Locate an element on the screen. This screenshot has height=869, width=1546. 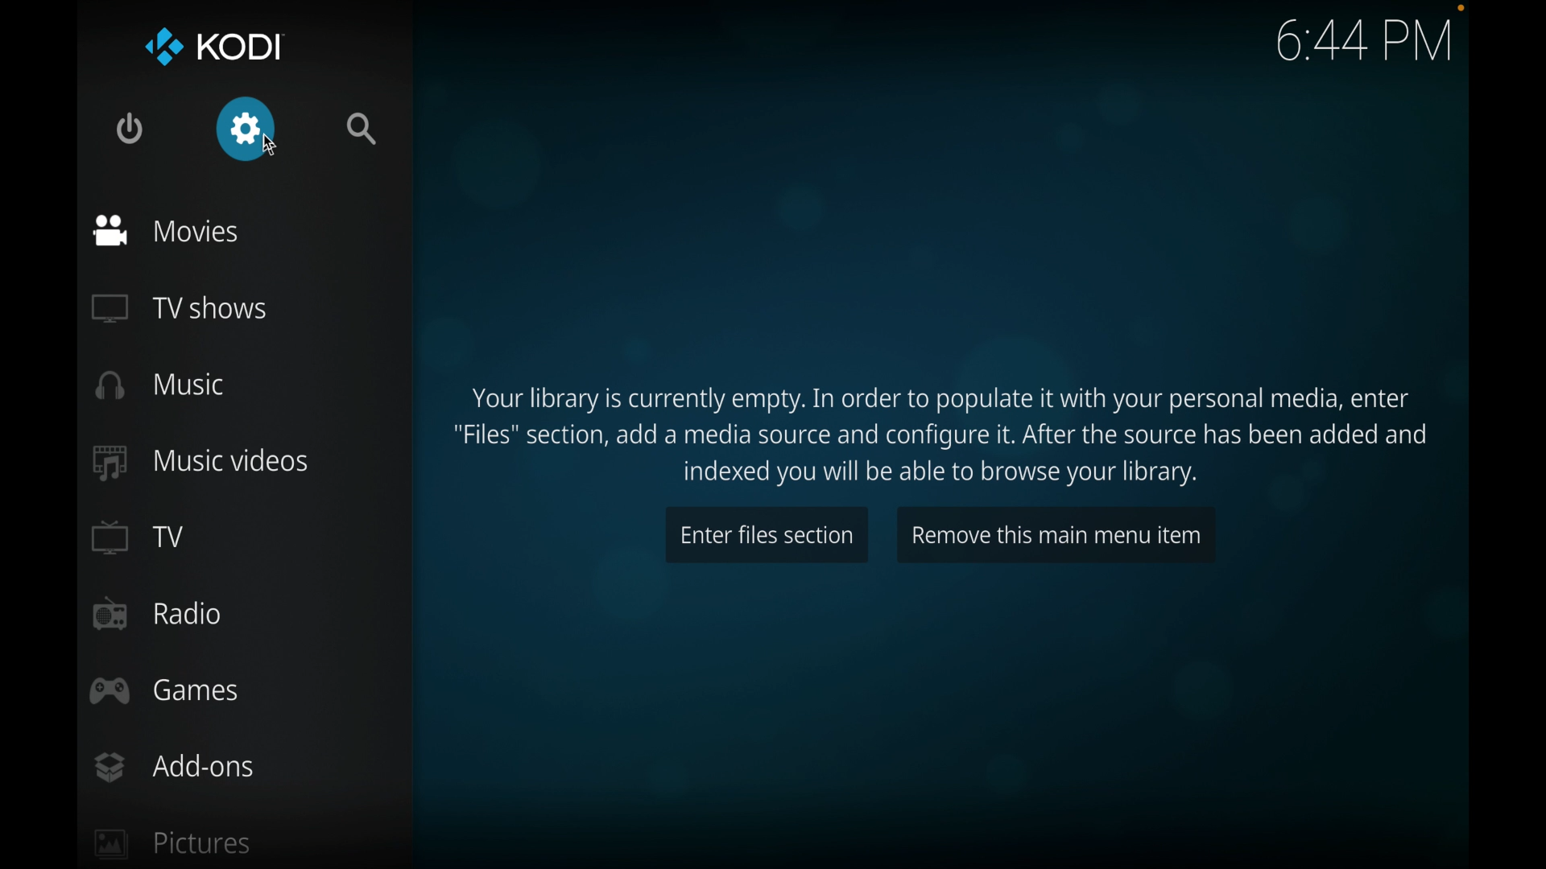
search is located at coordinates (363, 130).